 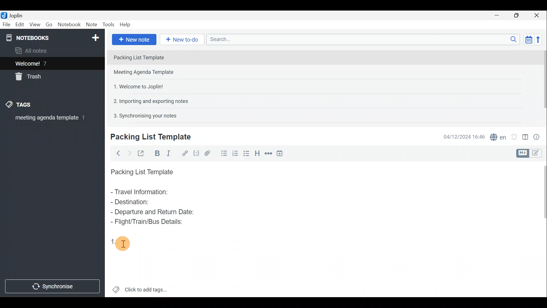 I want to click on Scroll bar, so click(x=542, y=228).